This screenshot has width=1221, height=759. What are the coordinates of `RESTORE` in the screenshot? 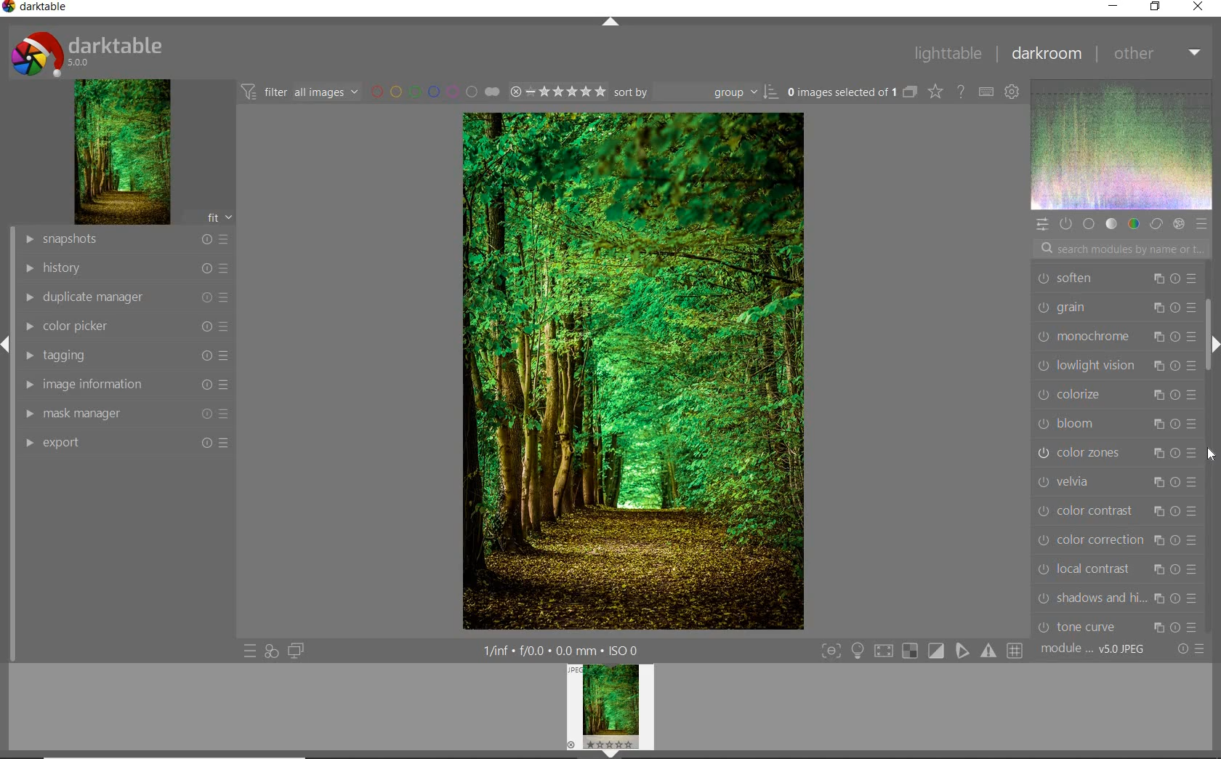 It's located at (1153, 7).